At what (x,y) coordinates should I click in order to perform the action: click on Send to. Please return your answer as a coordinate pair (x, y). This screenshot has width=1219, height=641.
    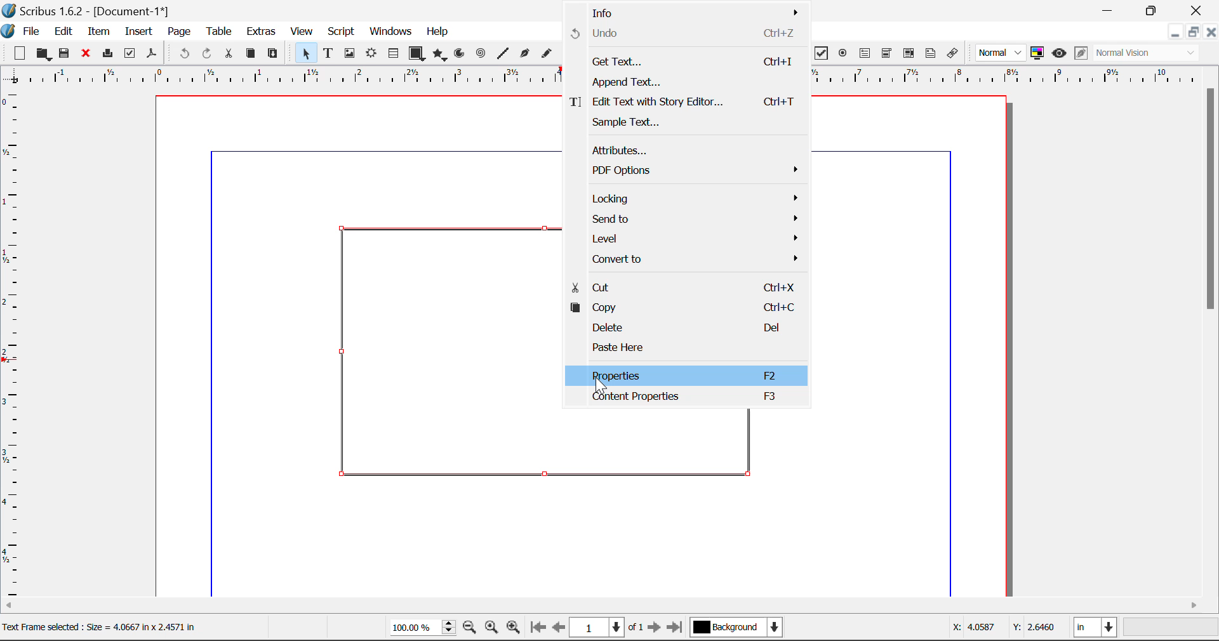
    Looking at the image, I should click on (694, 219).